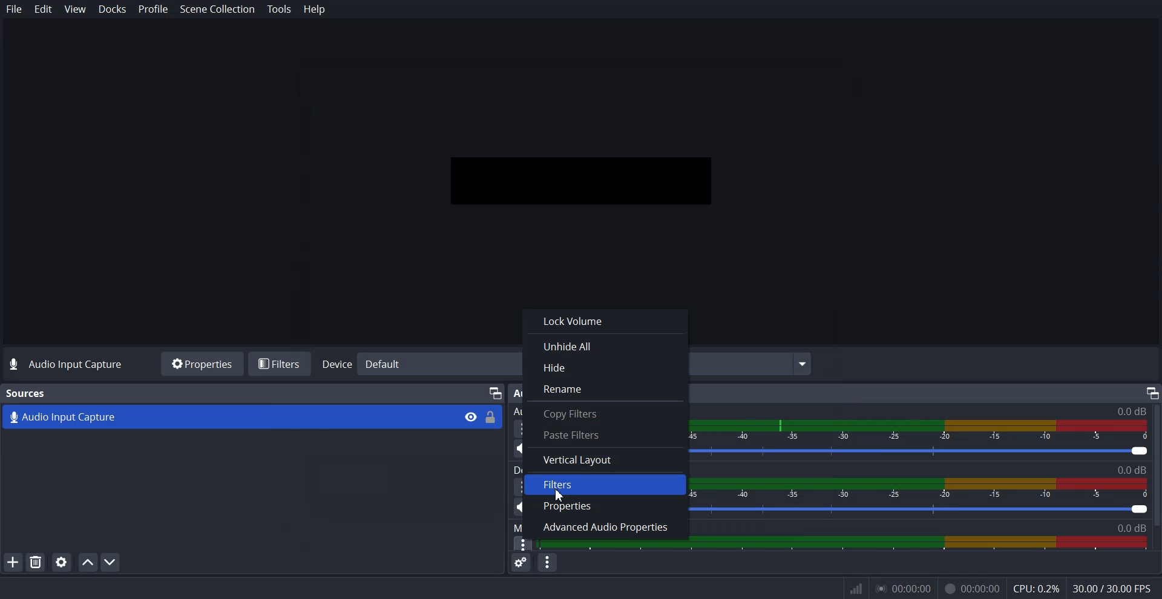  Describe the element at coordinates (400, 364) in the screenshot. I see `Default` at that location.